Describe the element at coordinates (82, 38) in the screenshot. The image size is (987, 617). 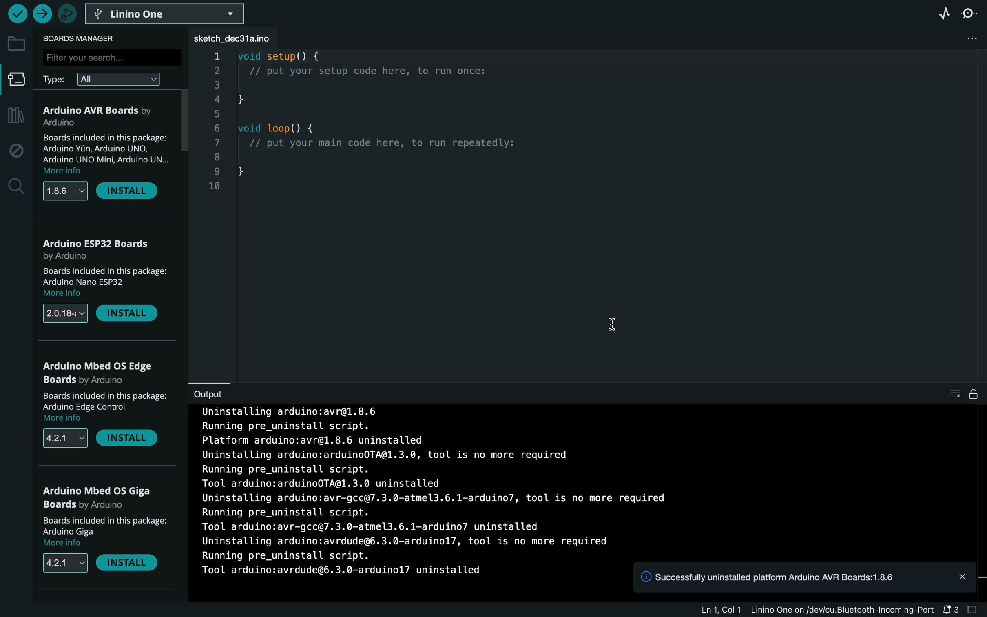
I see `board manager` at that location.